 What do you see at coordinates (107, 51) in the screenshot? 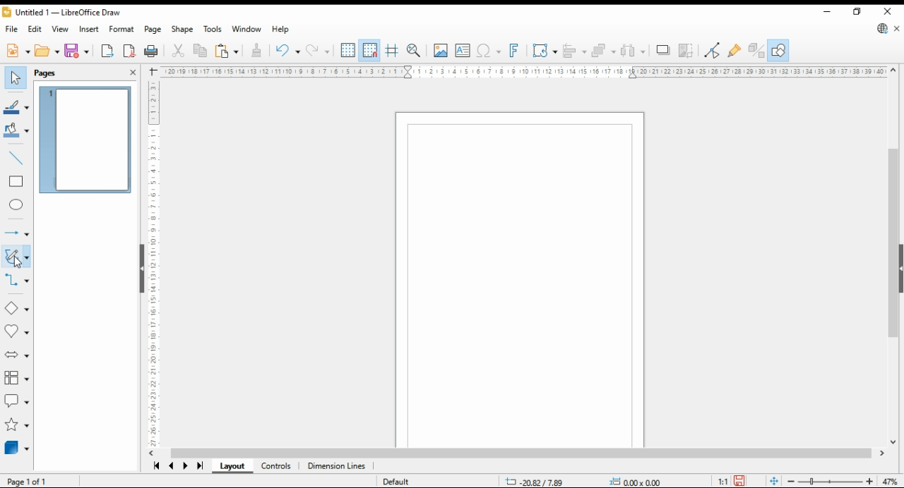
I see `export` at bounding box center [107, 51].